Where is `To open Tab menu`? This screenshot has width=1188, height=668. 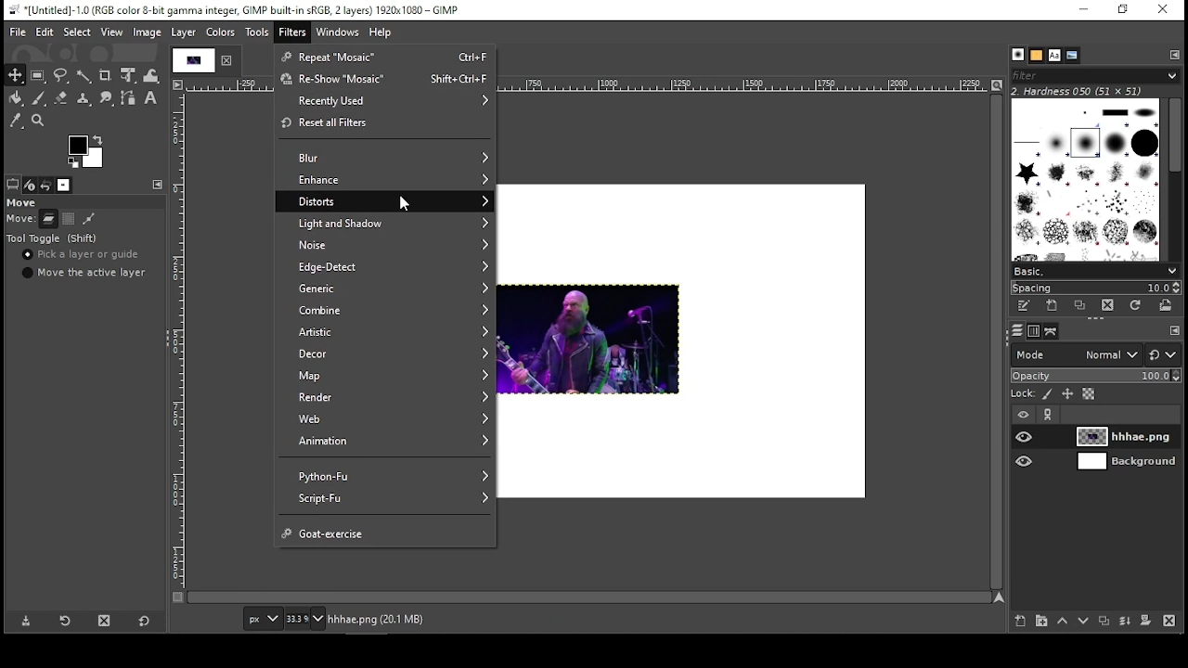 To open Tab menu is located at coordinates (1174, 331).